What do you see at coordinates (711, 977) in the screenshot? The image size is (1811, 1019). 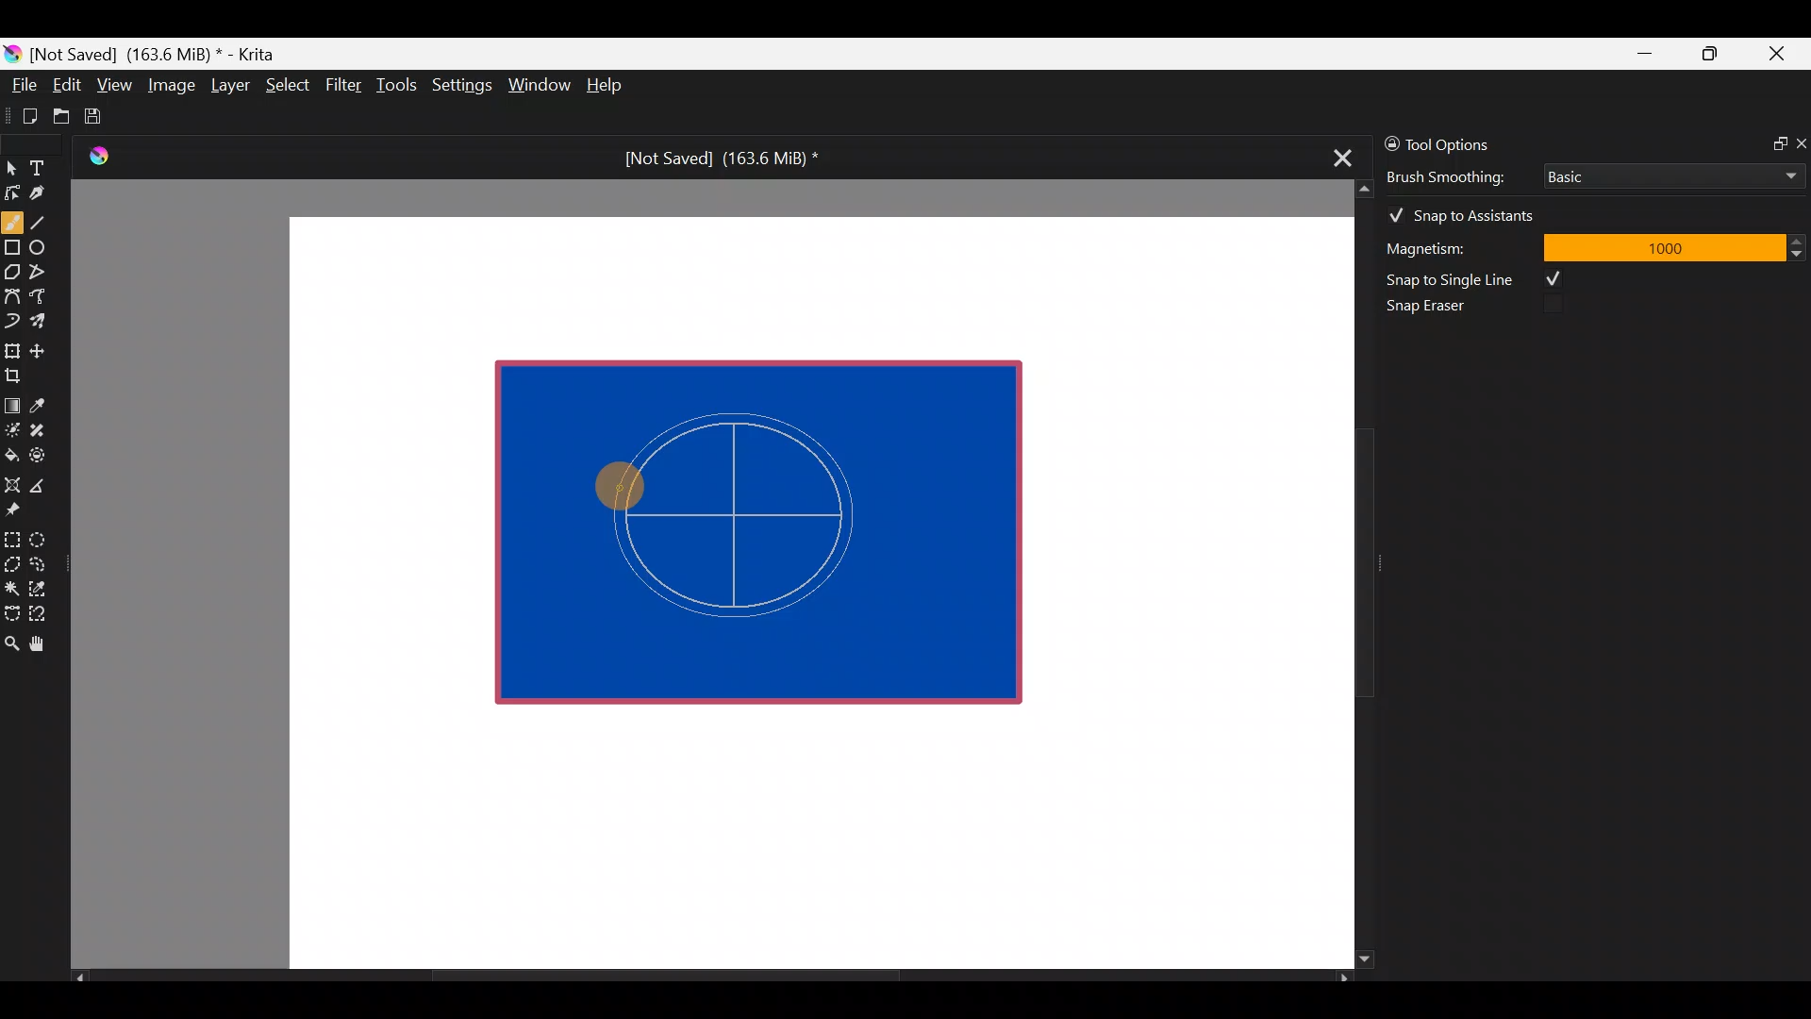 I see `Scroll bar` at bounding box center [711, 977].